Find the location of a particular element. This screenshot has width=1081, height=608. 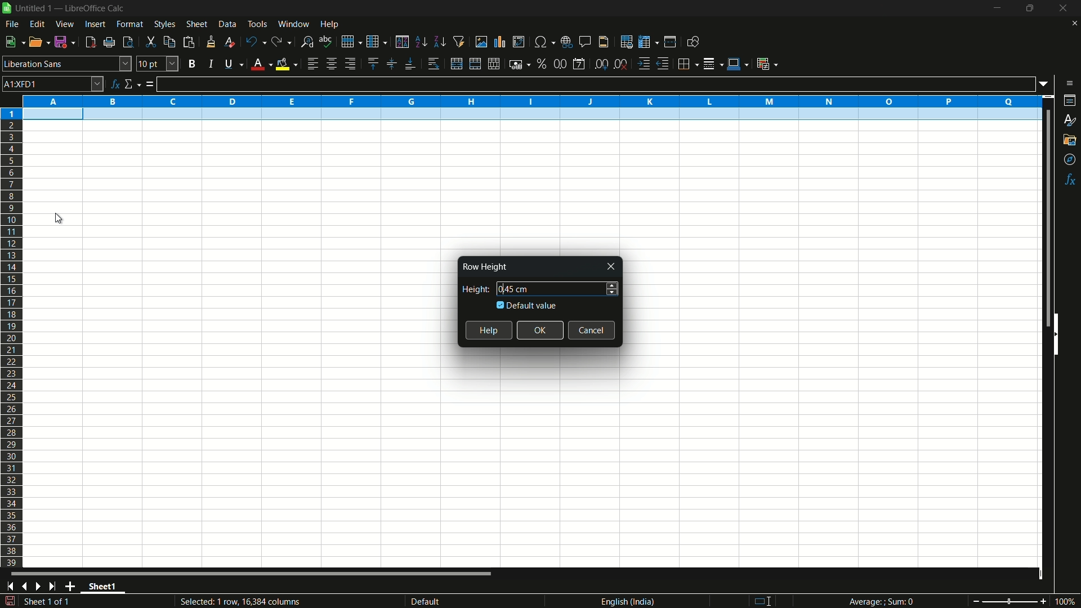

formula input options is located at coordinates (1047, 83).